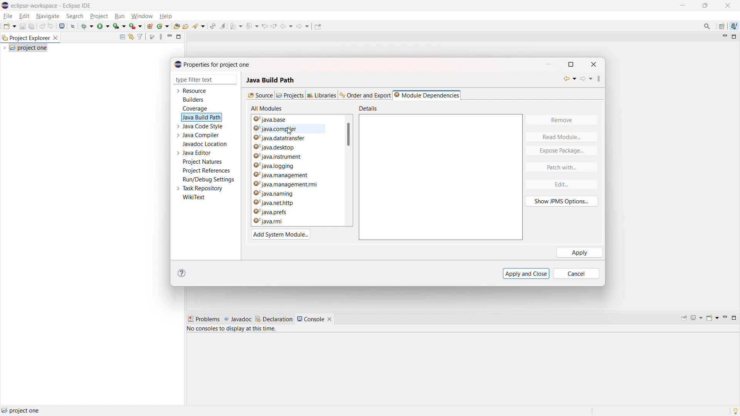  Describe the element at coordinates (712, 318) in the screenshot. I see `open console` at that location.